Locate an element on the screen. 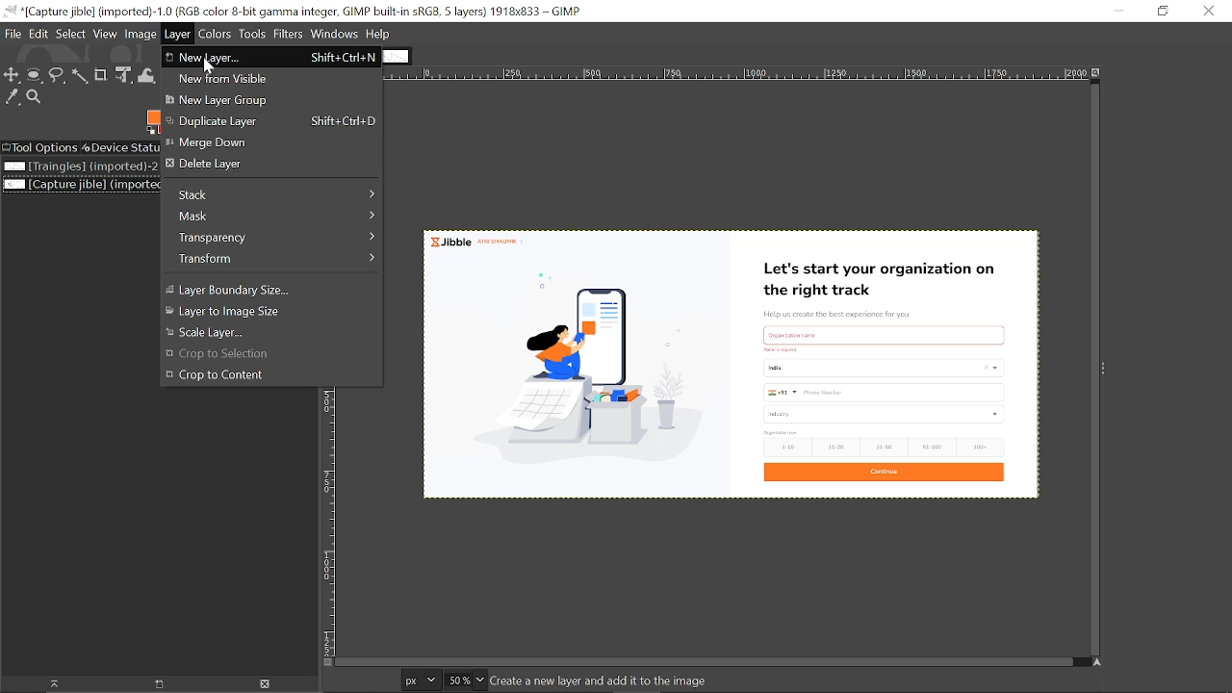  Colors is located at coordinates (215, 34).